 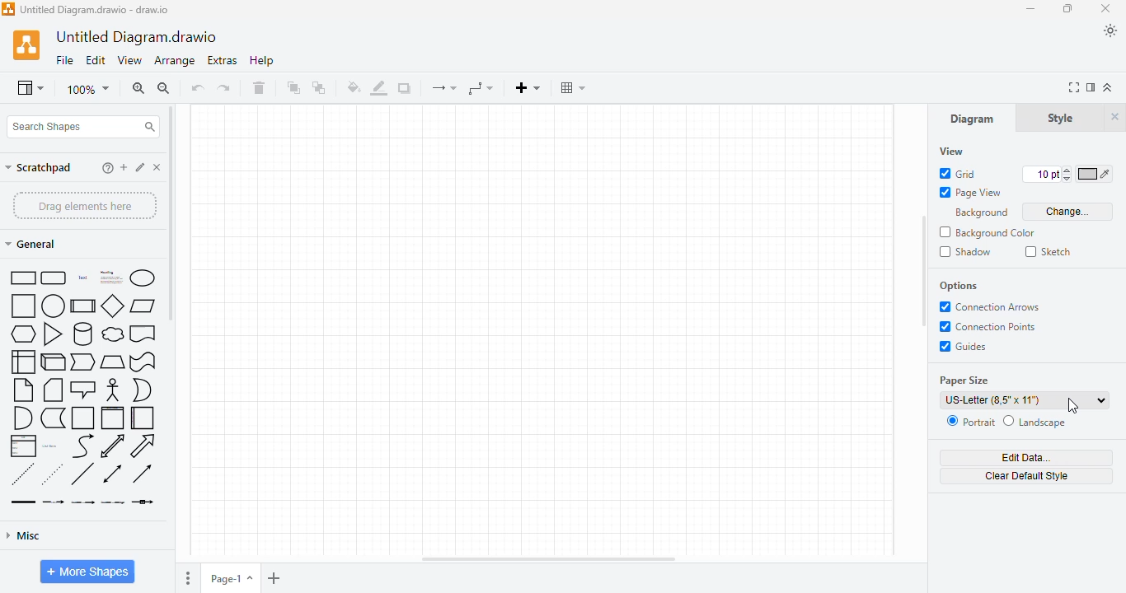 What do you see at coordinates (124, 167) in the screenshot?
I see `add` at bounding box center [124, 167].